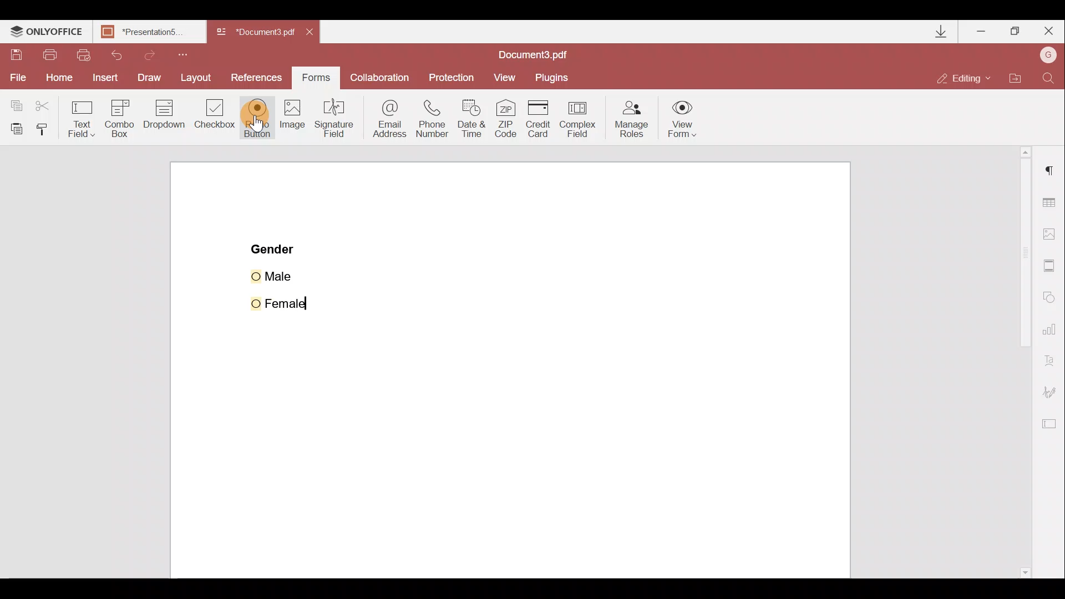 The image size is (1065, 599). I want to click on Draw, so click(149, 77).